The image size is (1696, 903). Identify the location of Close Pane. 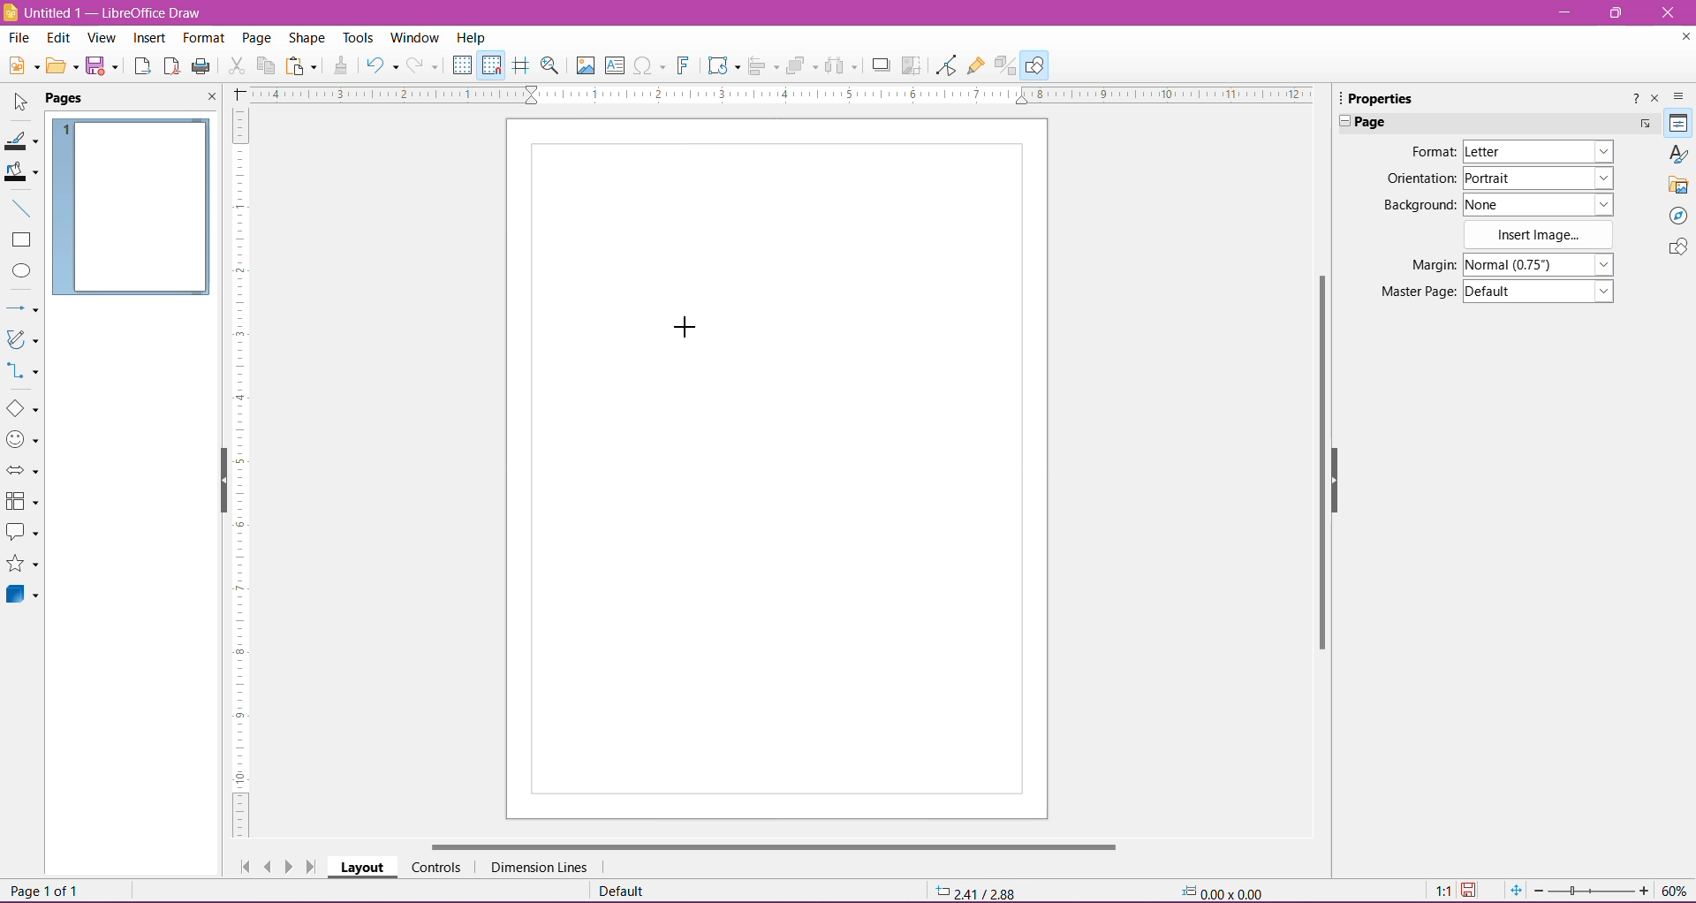
(207, 97).